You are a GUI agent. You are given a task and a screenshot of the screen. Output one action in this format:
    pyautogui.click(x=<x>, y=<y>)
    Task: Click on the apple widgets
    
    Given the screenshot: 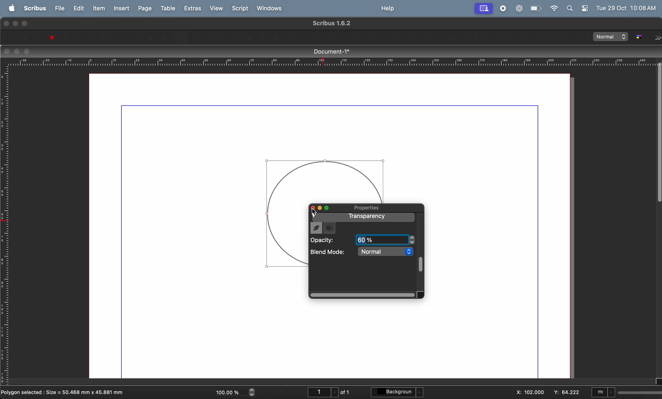 What is the action you would take?
    pyautogui.click(x=578, y=8)
    